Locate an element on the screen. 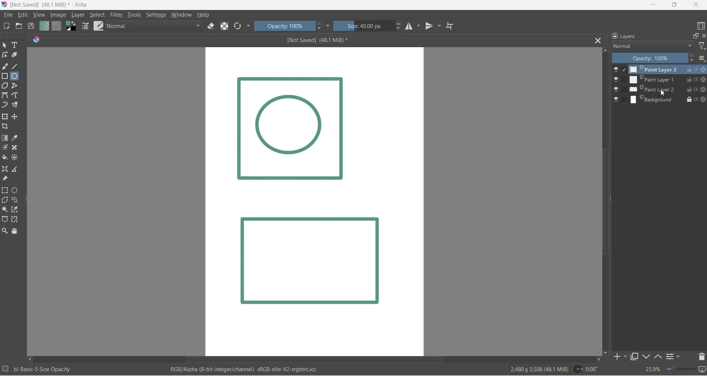 This screenshot has height=376, width=707. minimize is located at coordinates (652, 6).